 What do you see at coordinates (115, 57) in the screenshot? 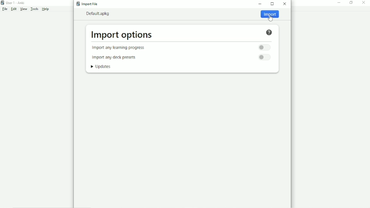
I see `Import any deck presets` at bounding box center [115, 57].